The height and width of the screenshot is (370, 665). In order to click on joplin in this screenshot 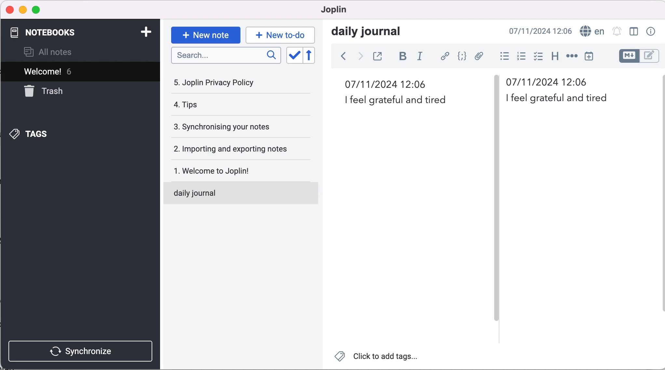, I will do `click(344, 10)`.